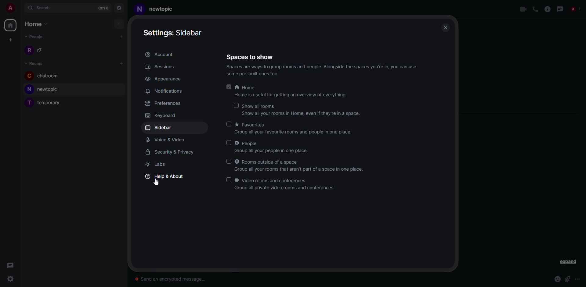  Describe the element at coordinates (274, 180) in the screenshot. I see `video rooms` at that location.